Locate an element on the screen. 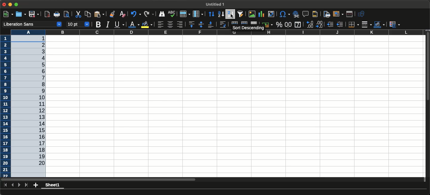 Image resolution: width=430 pixels, height=195 pixels. Close is located at coordinates (5, 5).